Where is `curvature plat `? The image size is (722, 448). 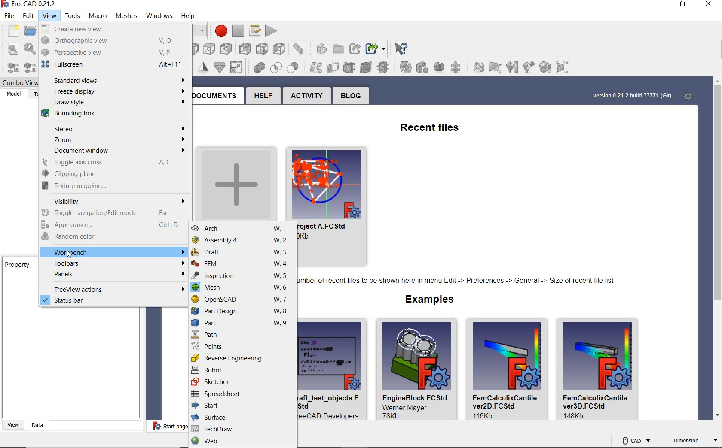 curvature plat  is located at coordinates (512, 68).